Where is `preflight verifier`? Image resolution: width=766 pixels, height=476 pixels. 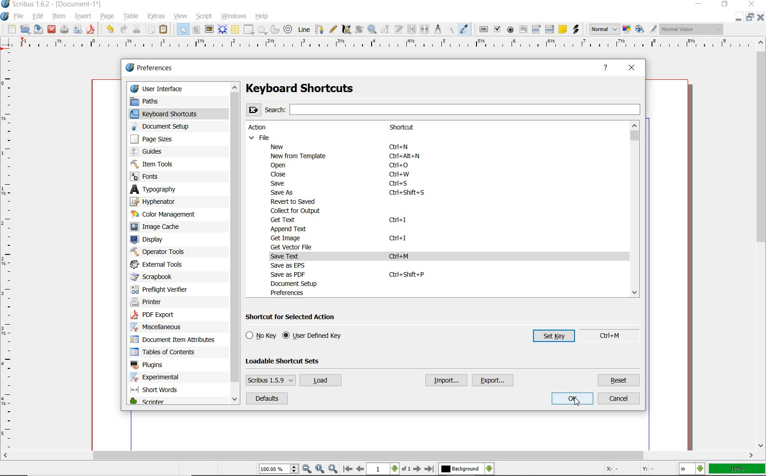
preflight verifier is located at coordinates (160, 288).